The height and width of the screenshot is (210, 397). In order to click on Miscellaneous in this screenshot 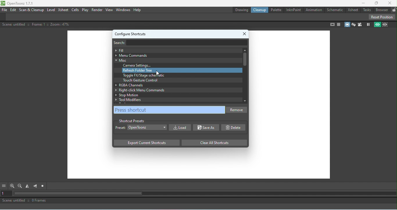, I will do `click(175, 60)`.